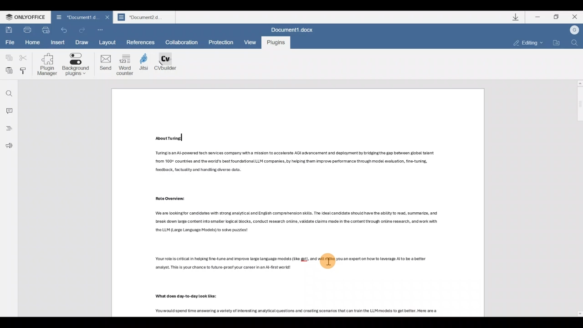 The image size is (583, 328). I want to click on Copy style, so click(25, 72).